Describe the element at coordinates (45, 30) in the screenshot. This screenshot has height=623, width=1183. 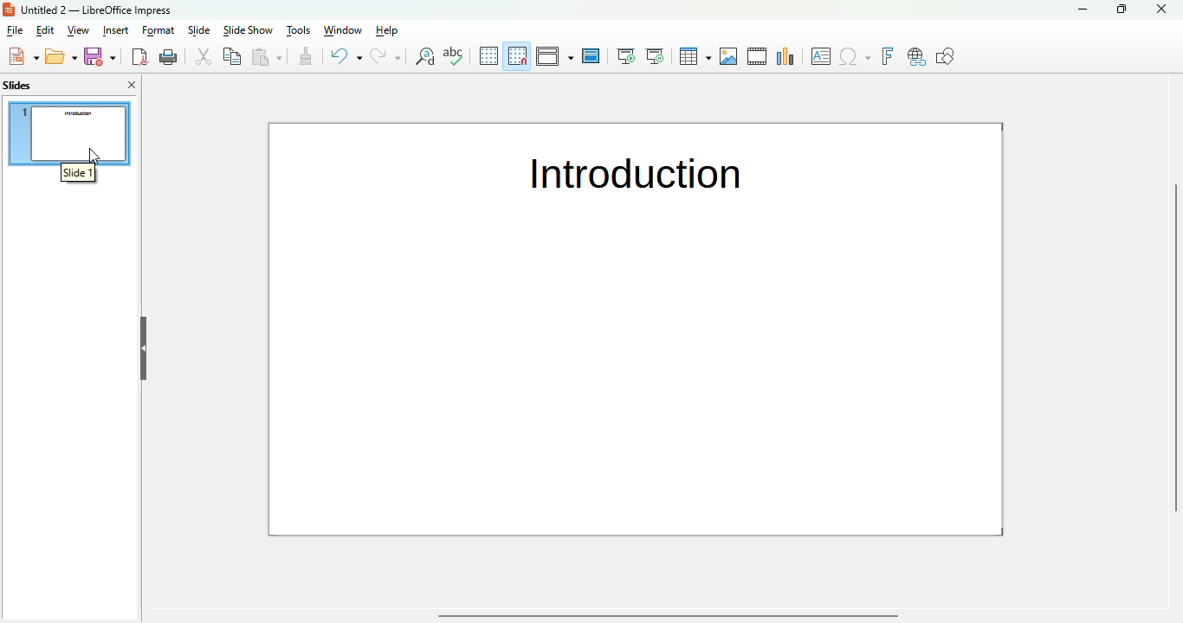
I see `edit` at that location.